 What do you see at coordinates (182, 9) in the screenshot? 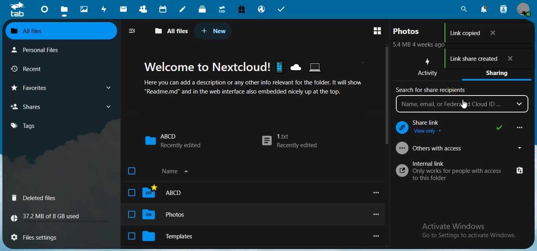
I see `notes` at bounding box center [182, 9].